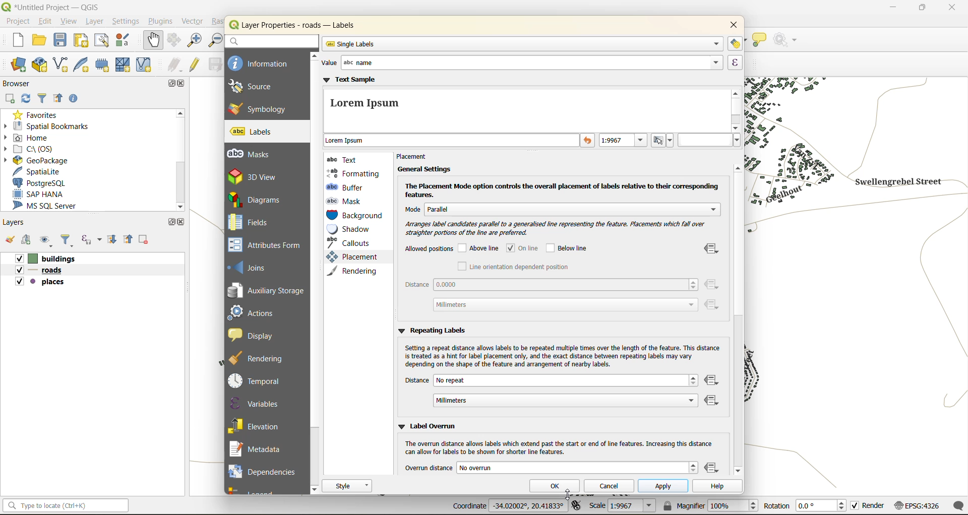 The image size is (968, 515). Describe the element at coordinates (956, 506) in the screenshot. I see `log messages` at that location.